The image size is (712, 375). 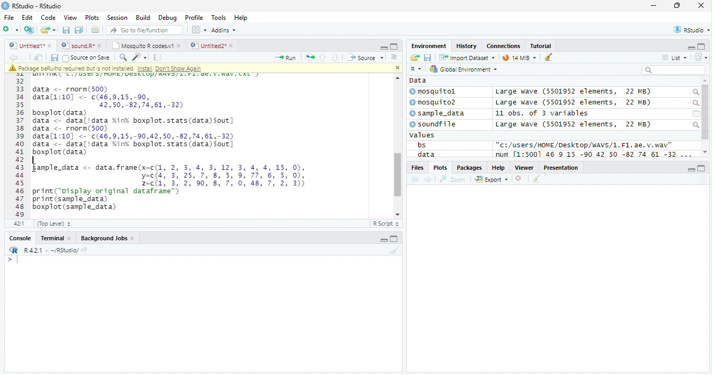 I want to click on sound.R*, so click(x=80, y=45).